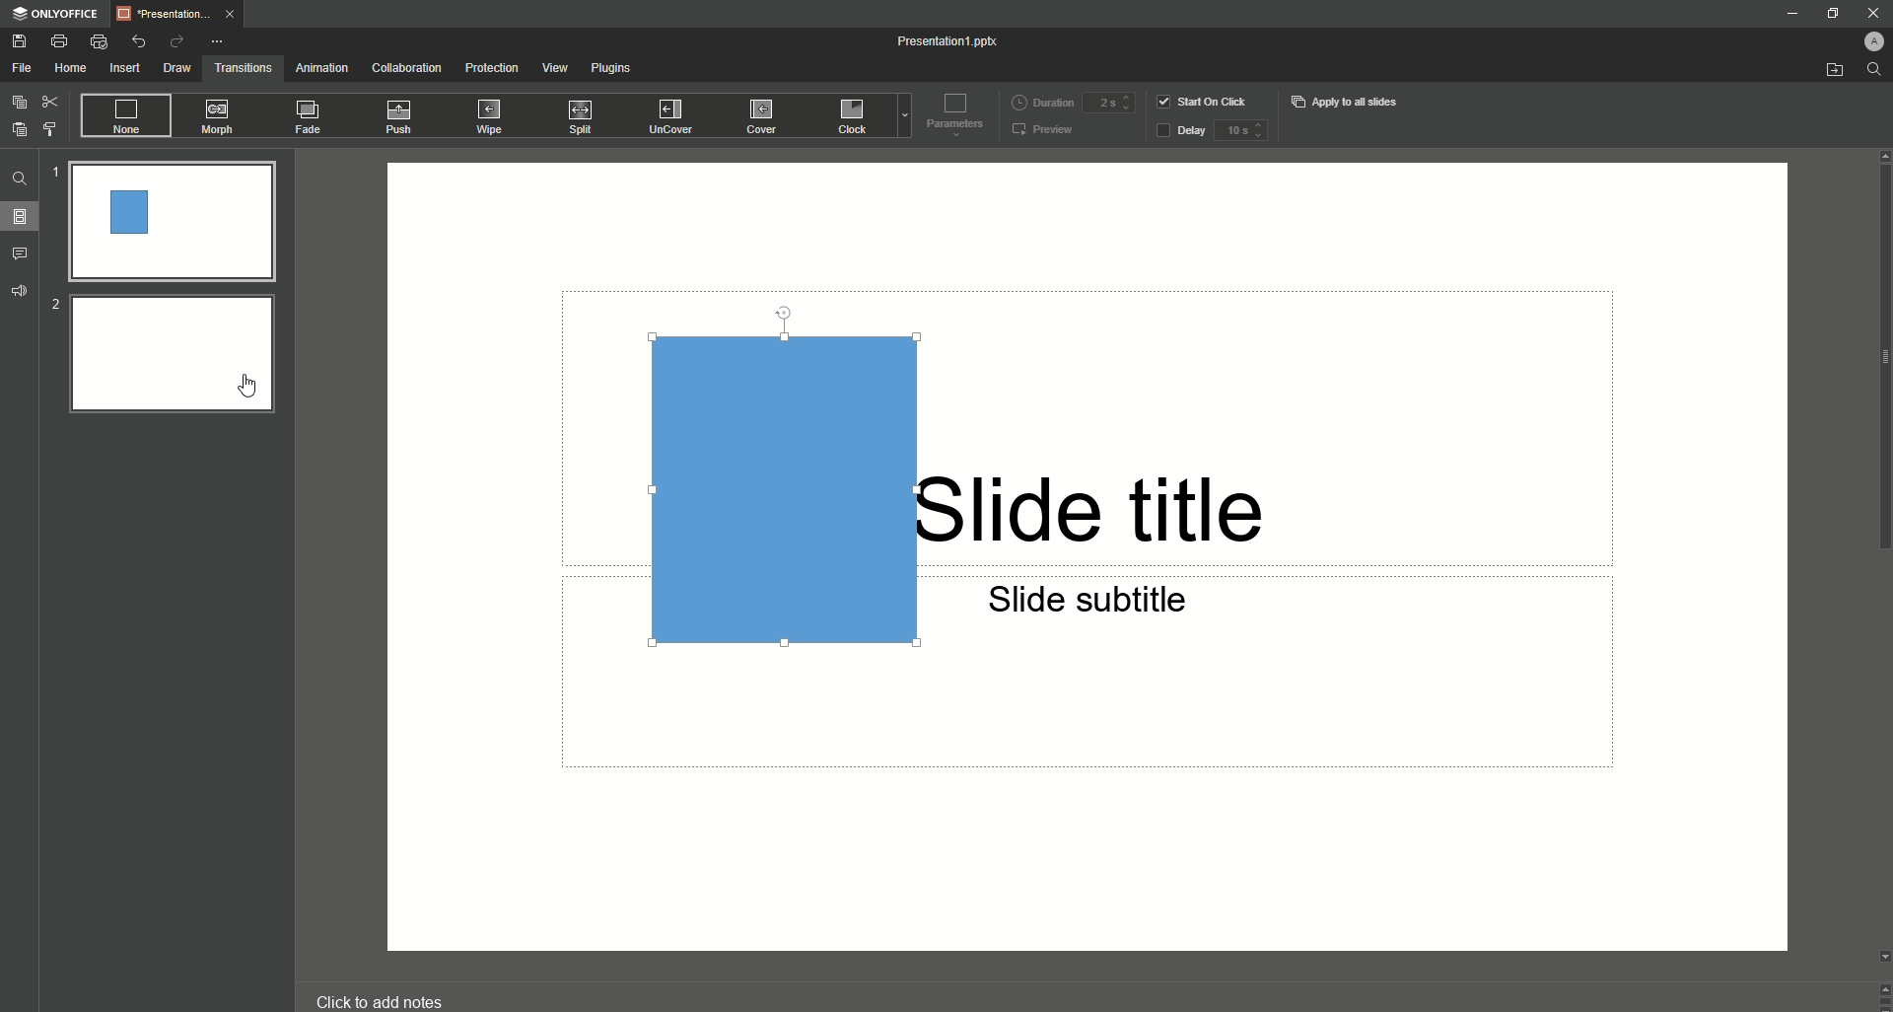 The width and height of the screenshot is (1893, 1012). Describe the element at coordinates (168, 224) in the screenshot. I see `Slide 1 preview` at that location.